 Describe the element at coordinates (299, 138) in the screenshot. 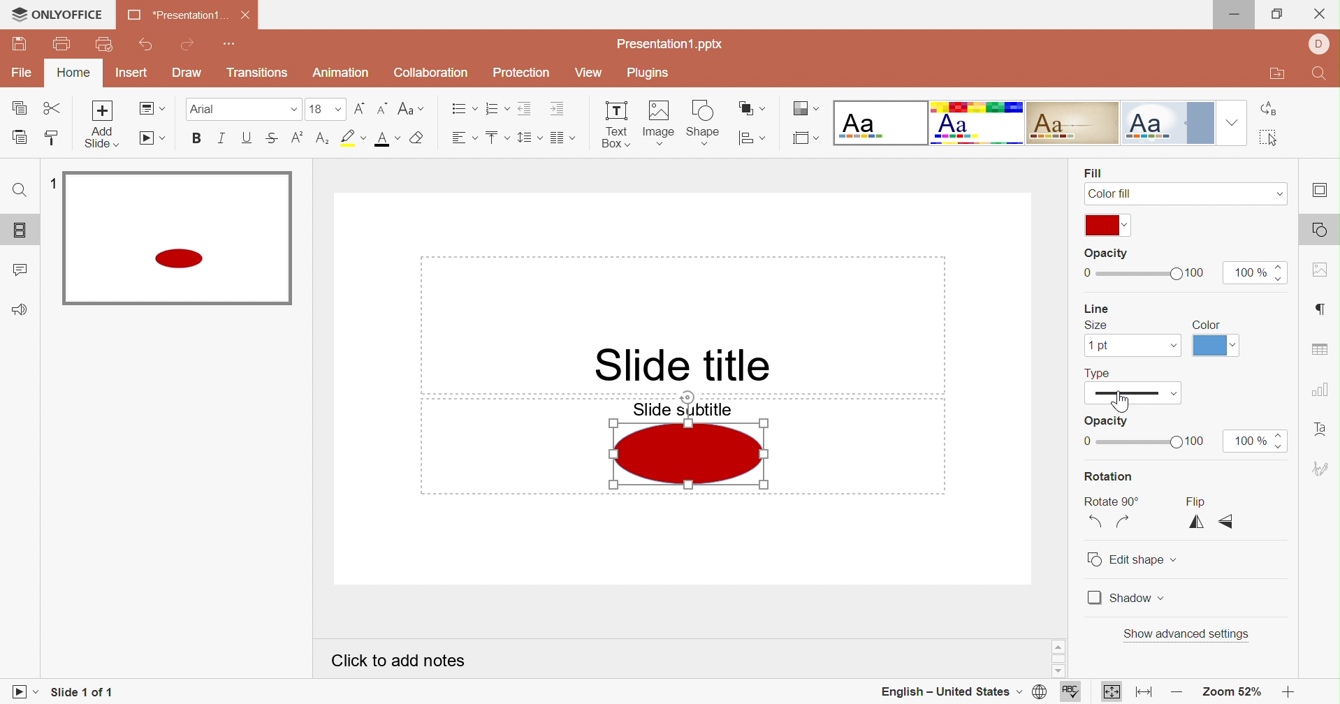

I see `Superscript` at that location.